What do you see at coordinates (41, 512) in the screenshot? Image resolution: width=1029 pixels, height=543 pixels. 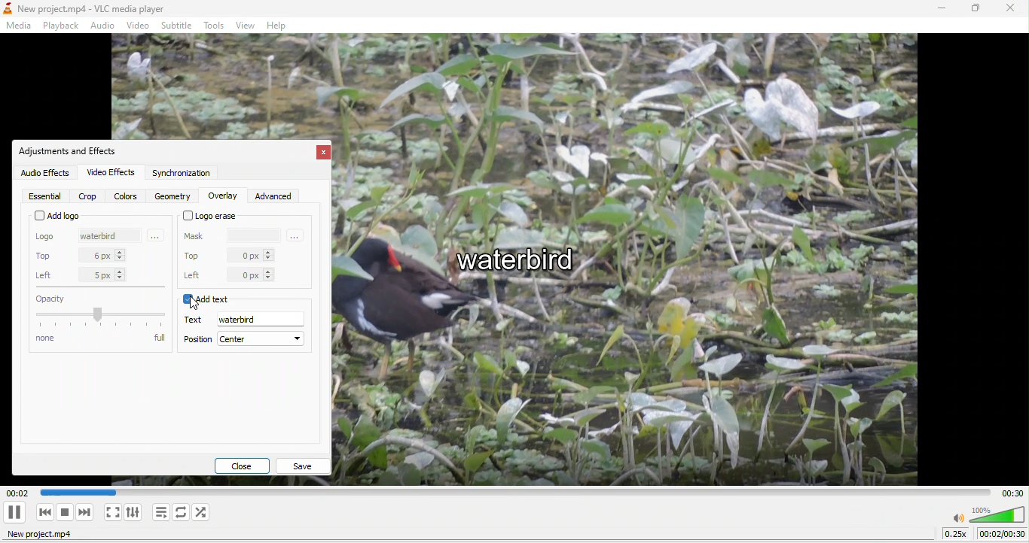 I see `previous media` at bounding box center [41, 512].